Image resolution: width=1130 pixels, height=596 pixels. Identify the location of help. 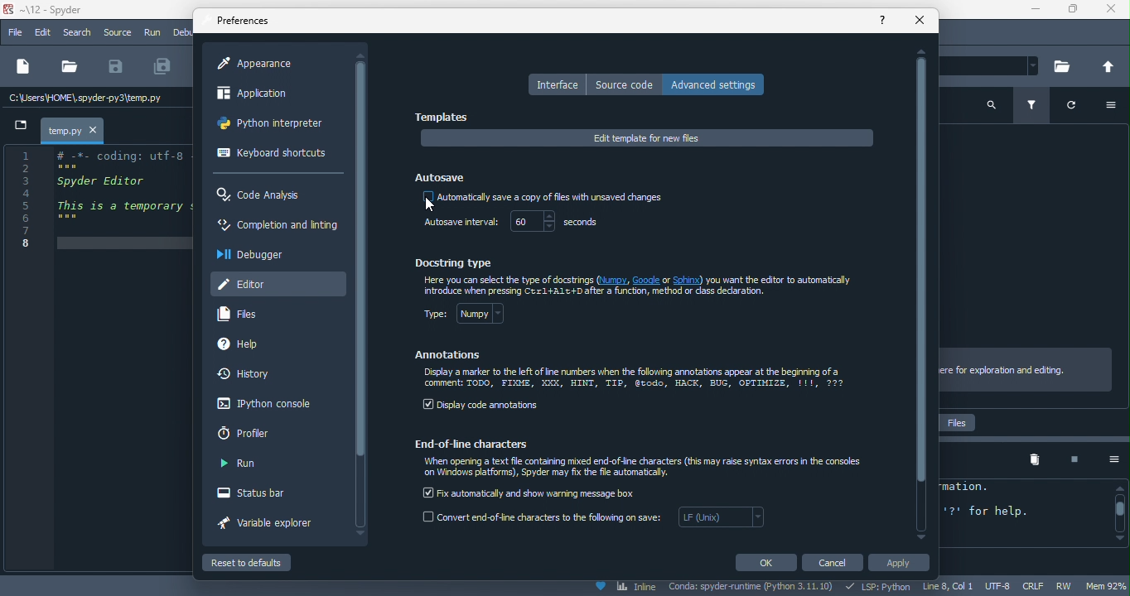
(255, 345).